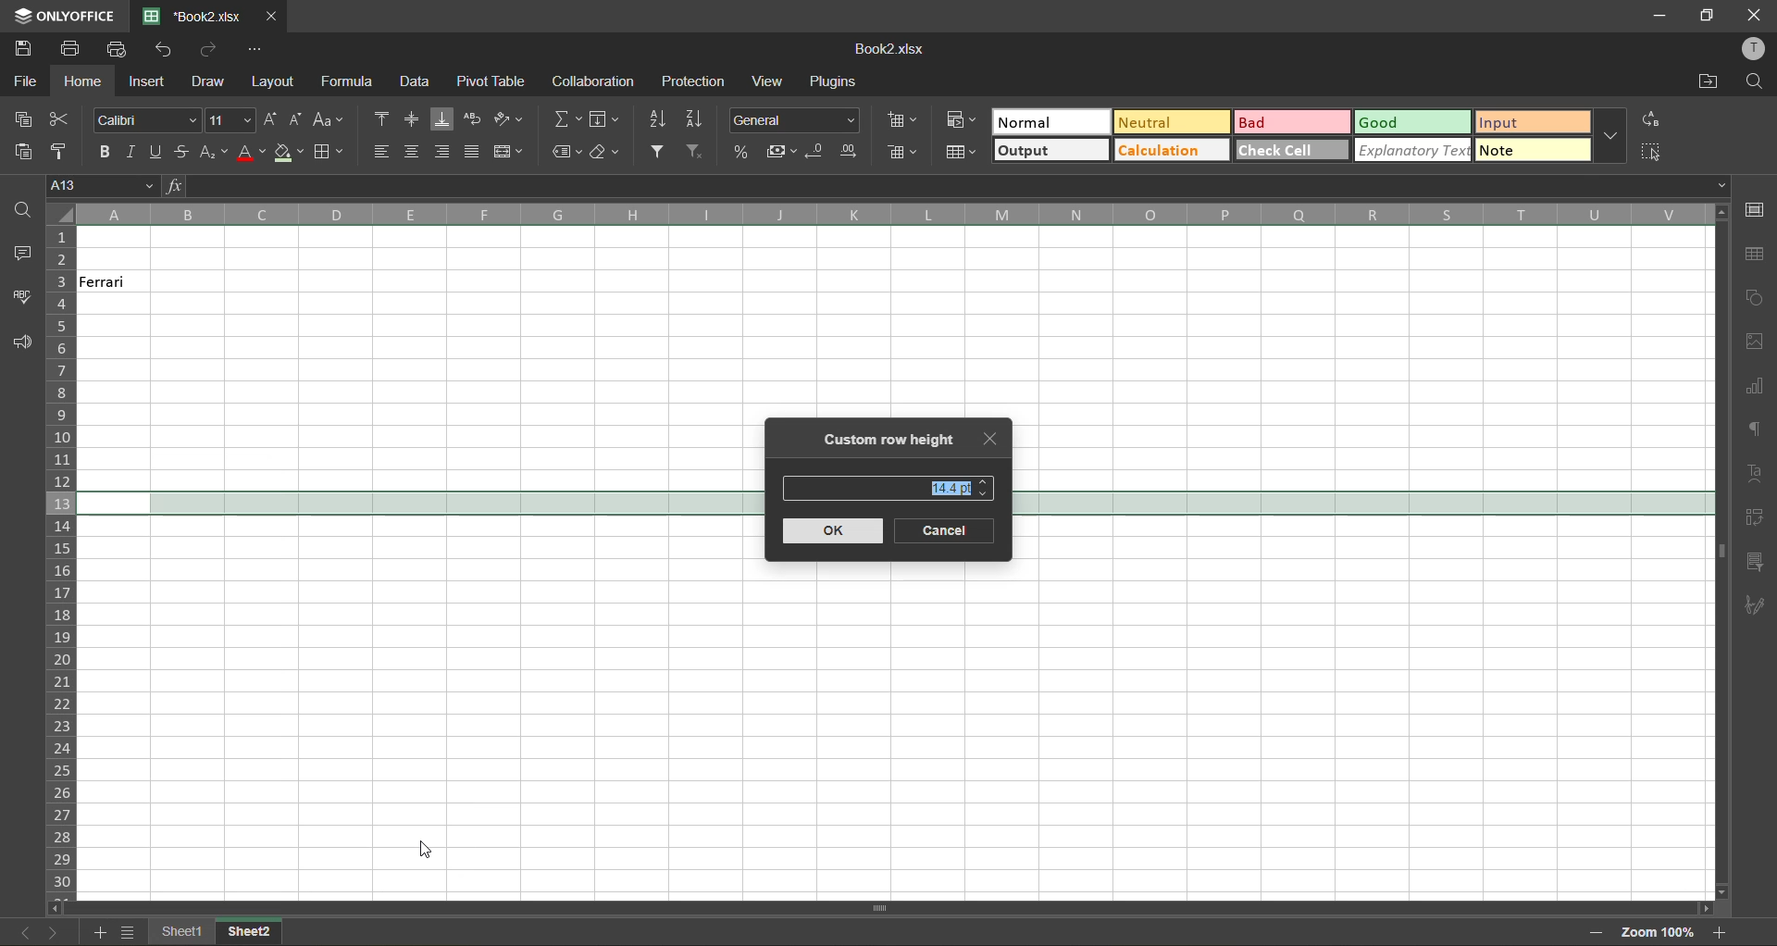 The image size is (1777, 946). I want to click on text, so click(1757, 474).